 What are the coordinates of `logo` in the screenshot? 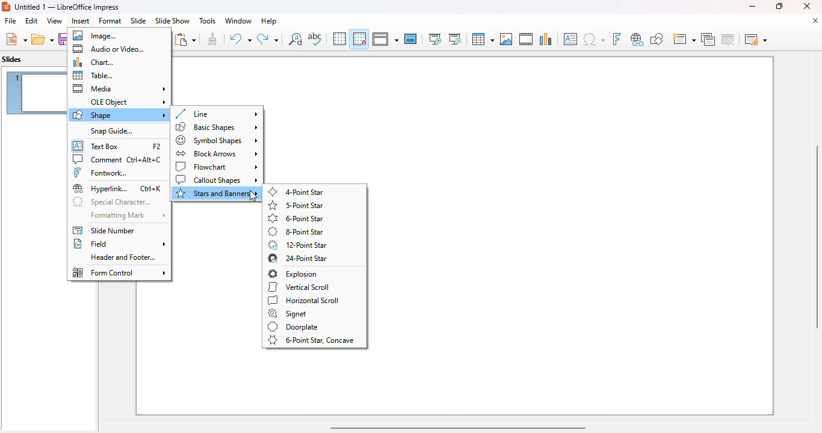 It's located at (6, 7).